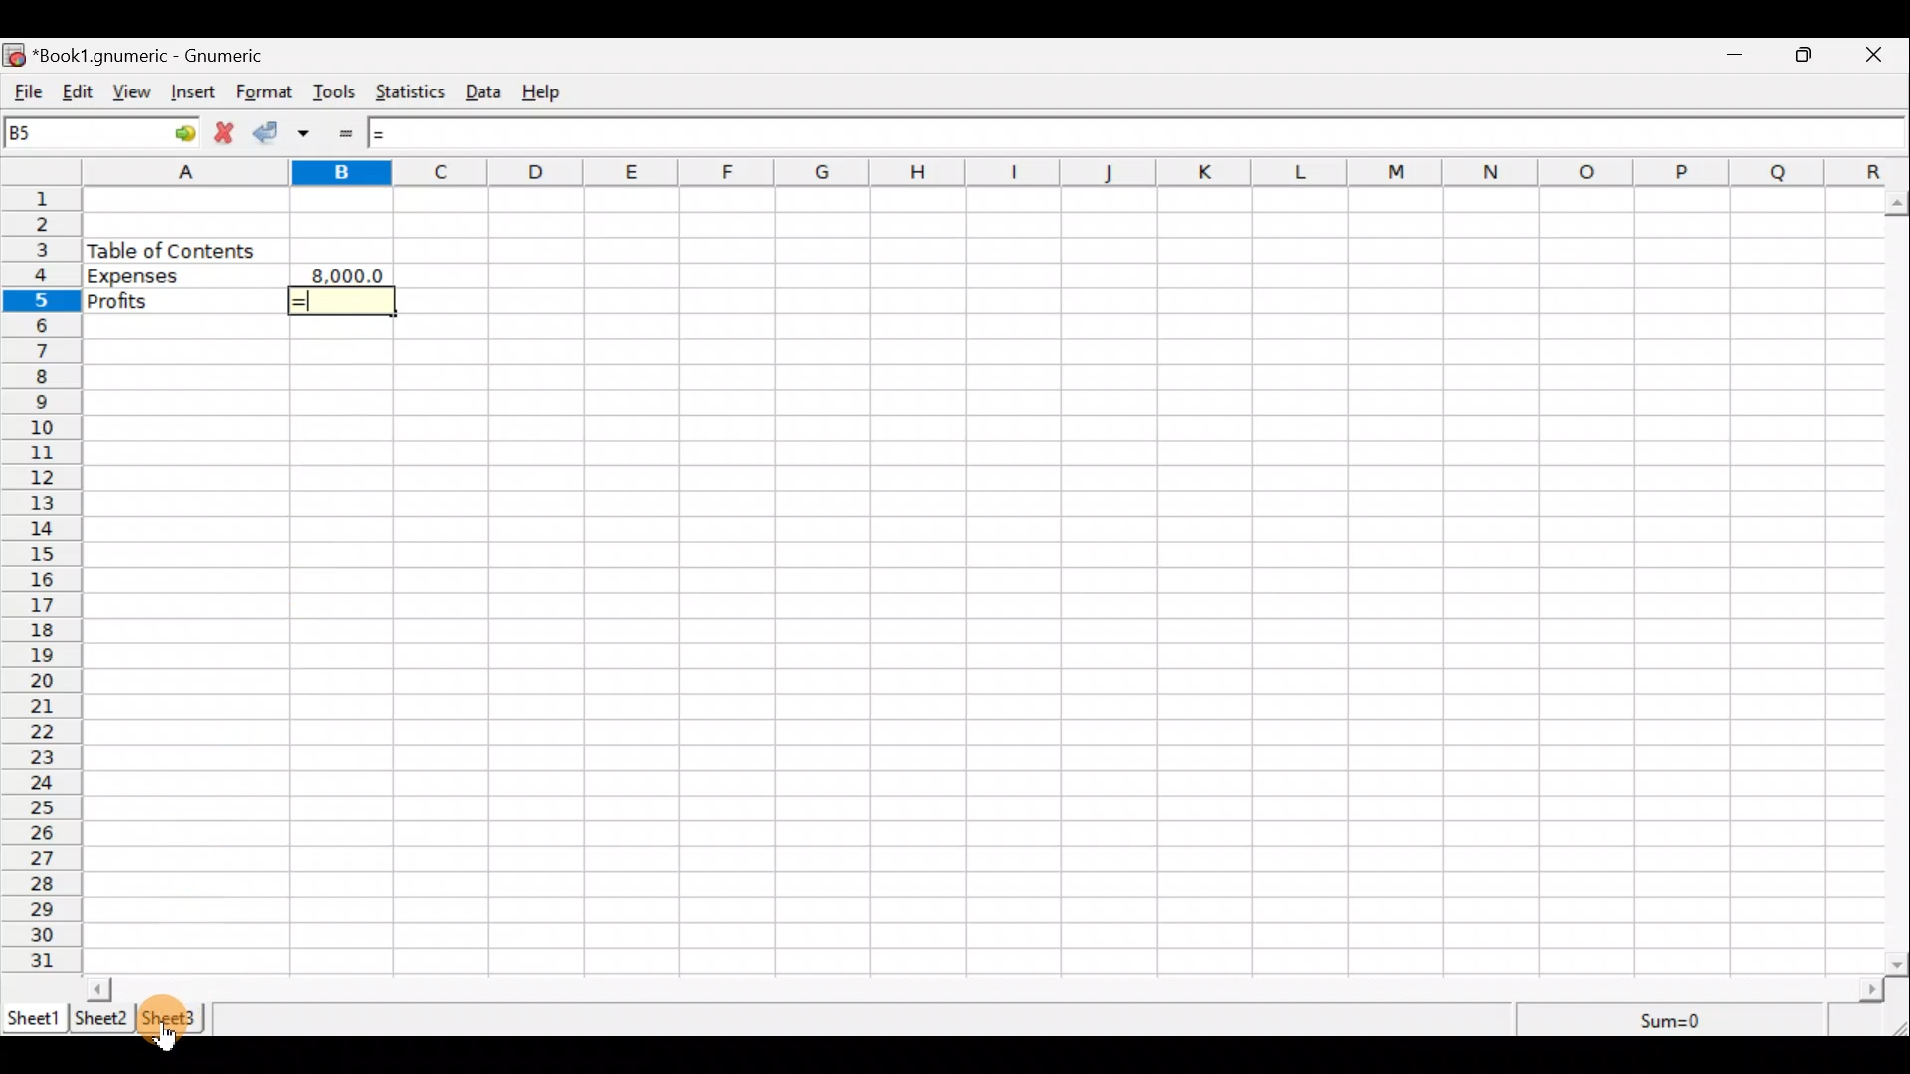 Image resolution: width=1910 pixels, height=1074 pixels. I want to click on Formula bar, so click(1130, 132).